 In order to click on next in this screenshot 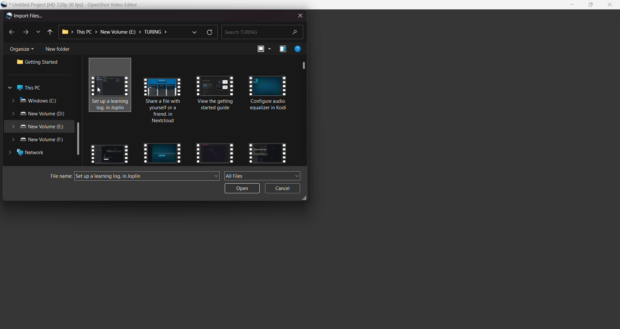, I will do `click(25, 32)`.